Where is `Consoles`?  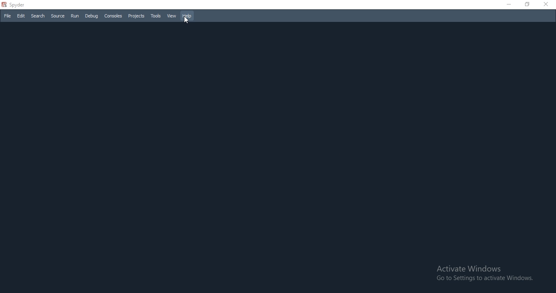 Consoles is located at coordinates (113, 16).